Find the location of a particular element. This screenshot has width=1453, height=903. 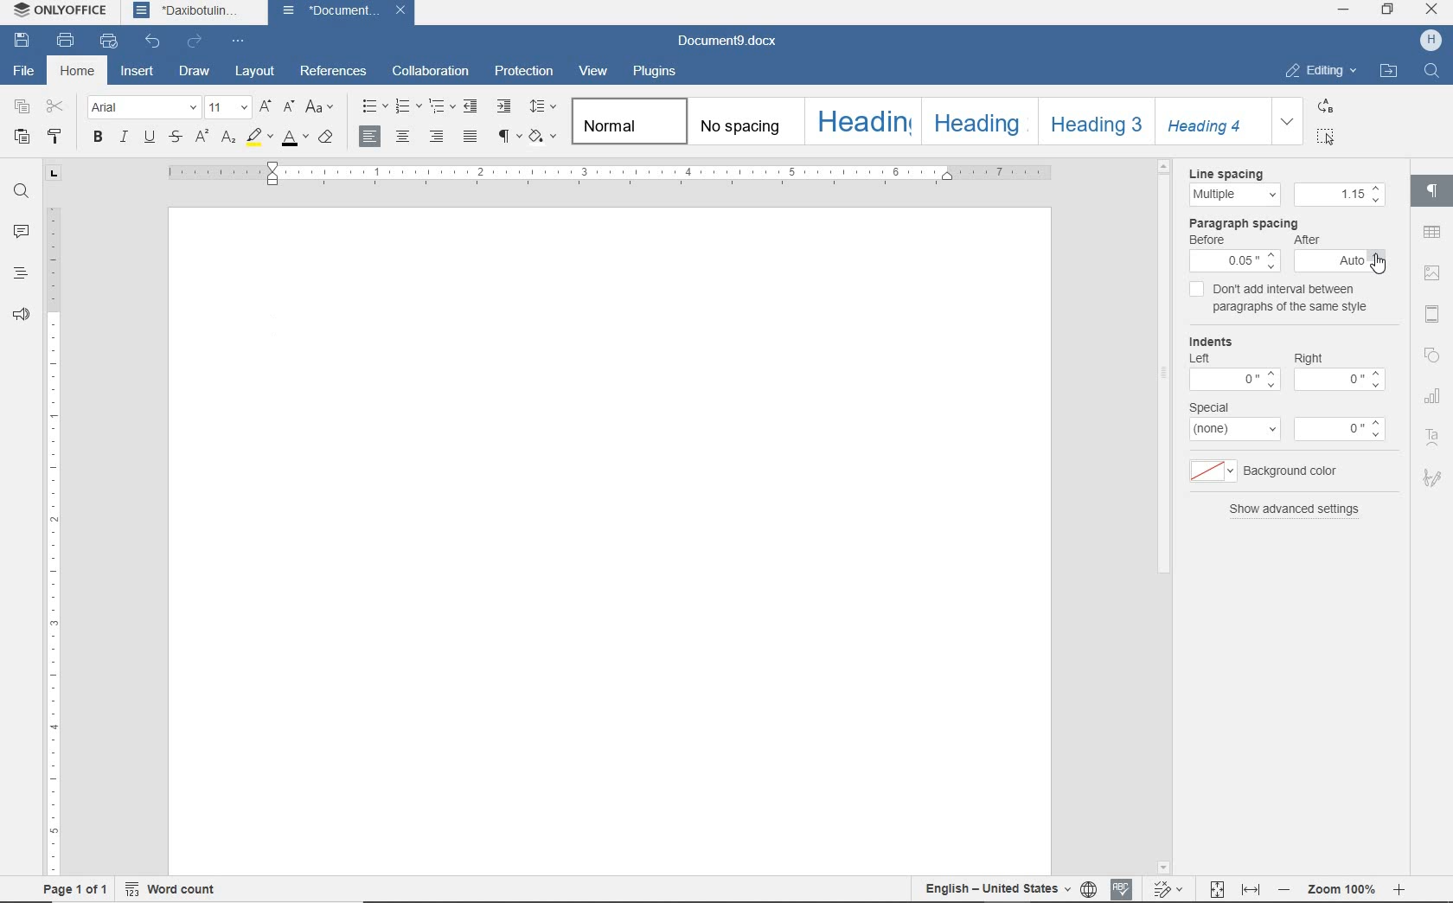

set document language is located at coordinates (1089, 890).